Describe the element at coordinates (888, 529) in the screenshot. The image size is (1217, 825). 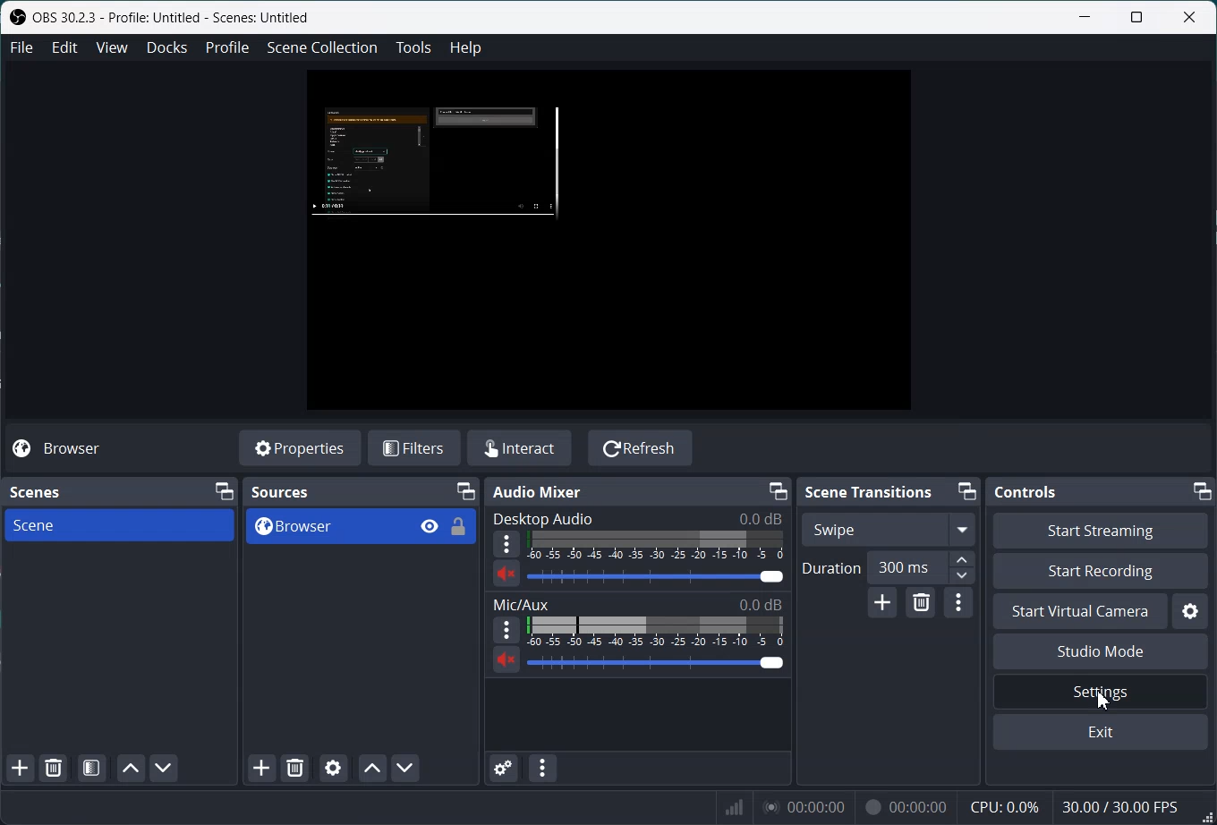
I see `Swipe` at that location.